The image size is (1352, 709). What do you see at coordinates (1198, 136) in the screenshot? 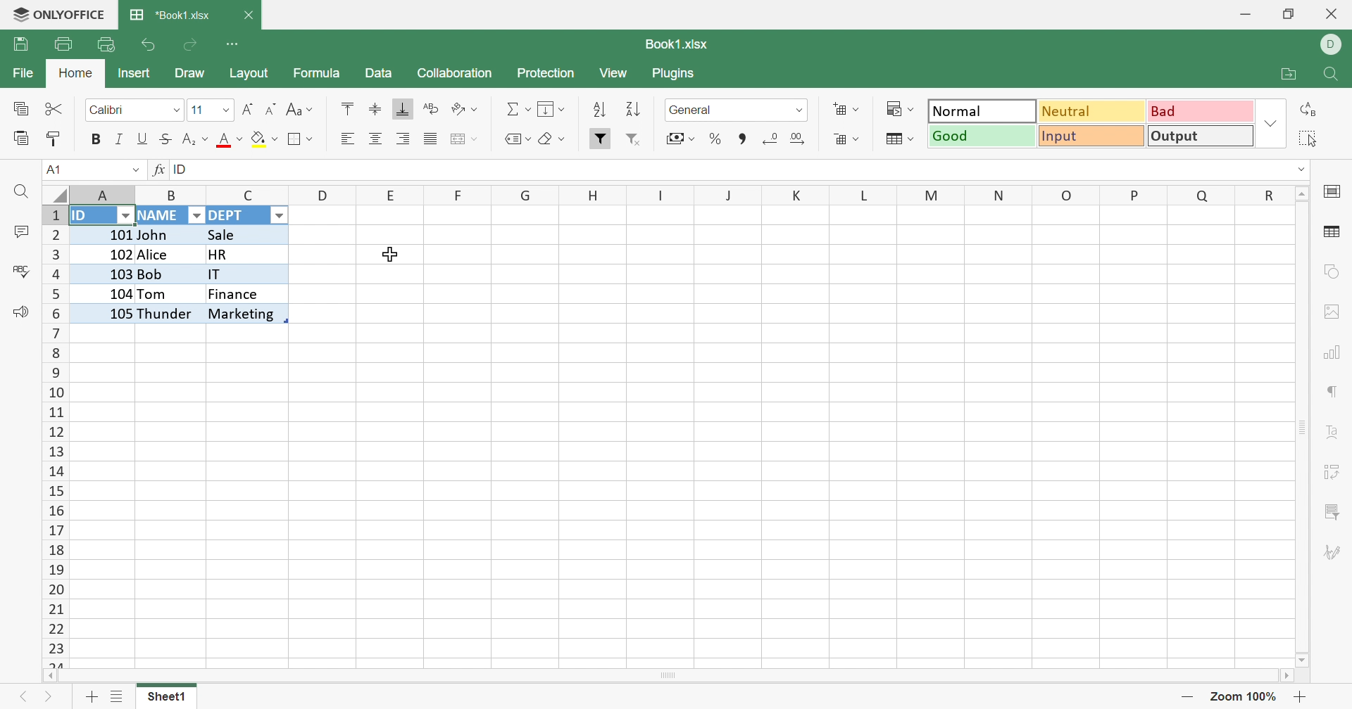
I see `Output` at bounding box center [1198, 136].